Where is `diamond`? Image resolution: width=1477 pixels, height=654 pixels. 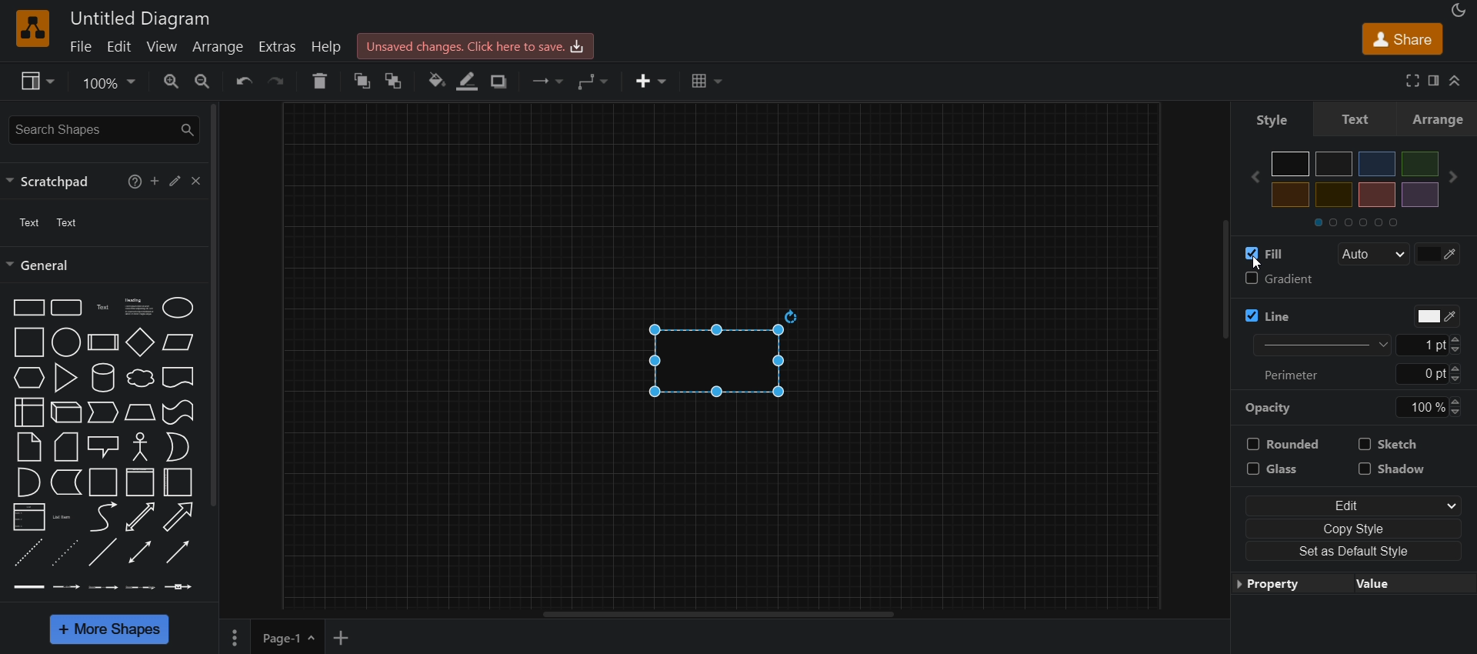 diamond is located at coordinates (142, 341).